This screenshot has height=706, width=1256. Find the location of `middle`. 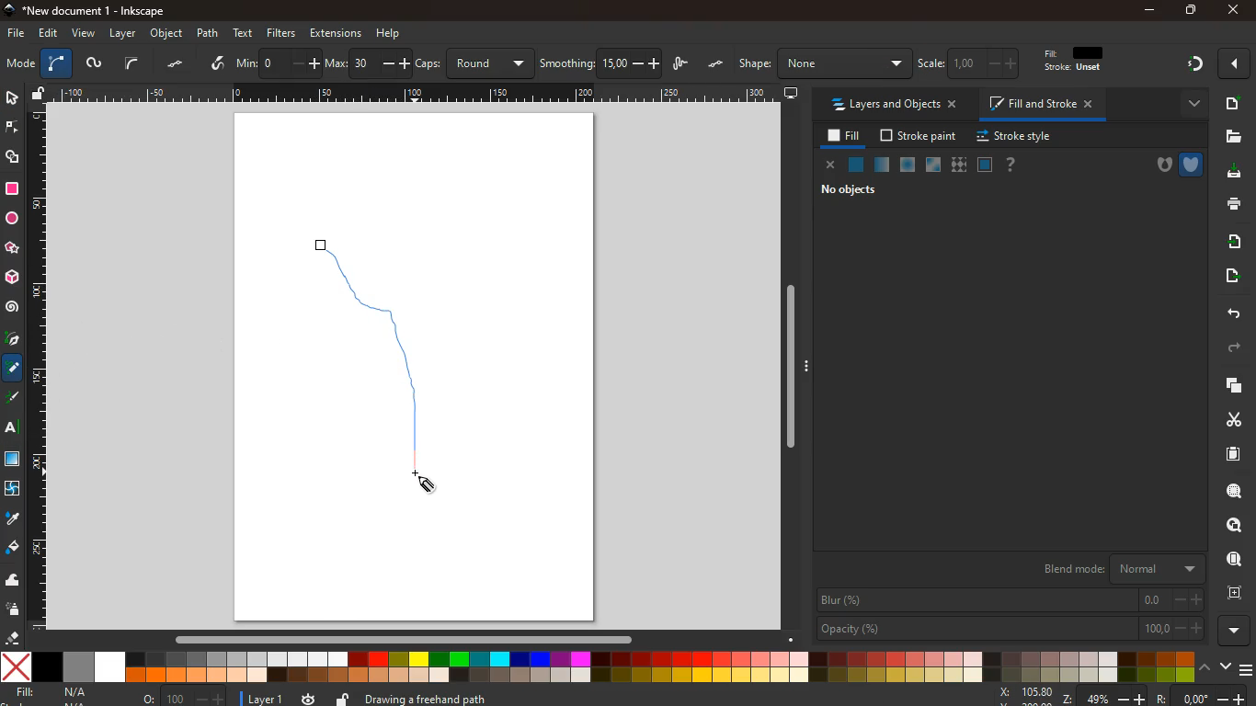

middle is located at coordinates (284, 65).